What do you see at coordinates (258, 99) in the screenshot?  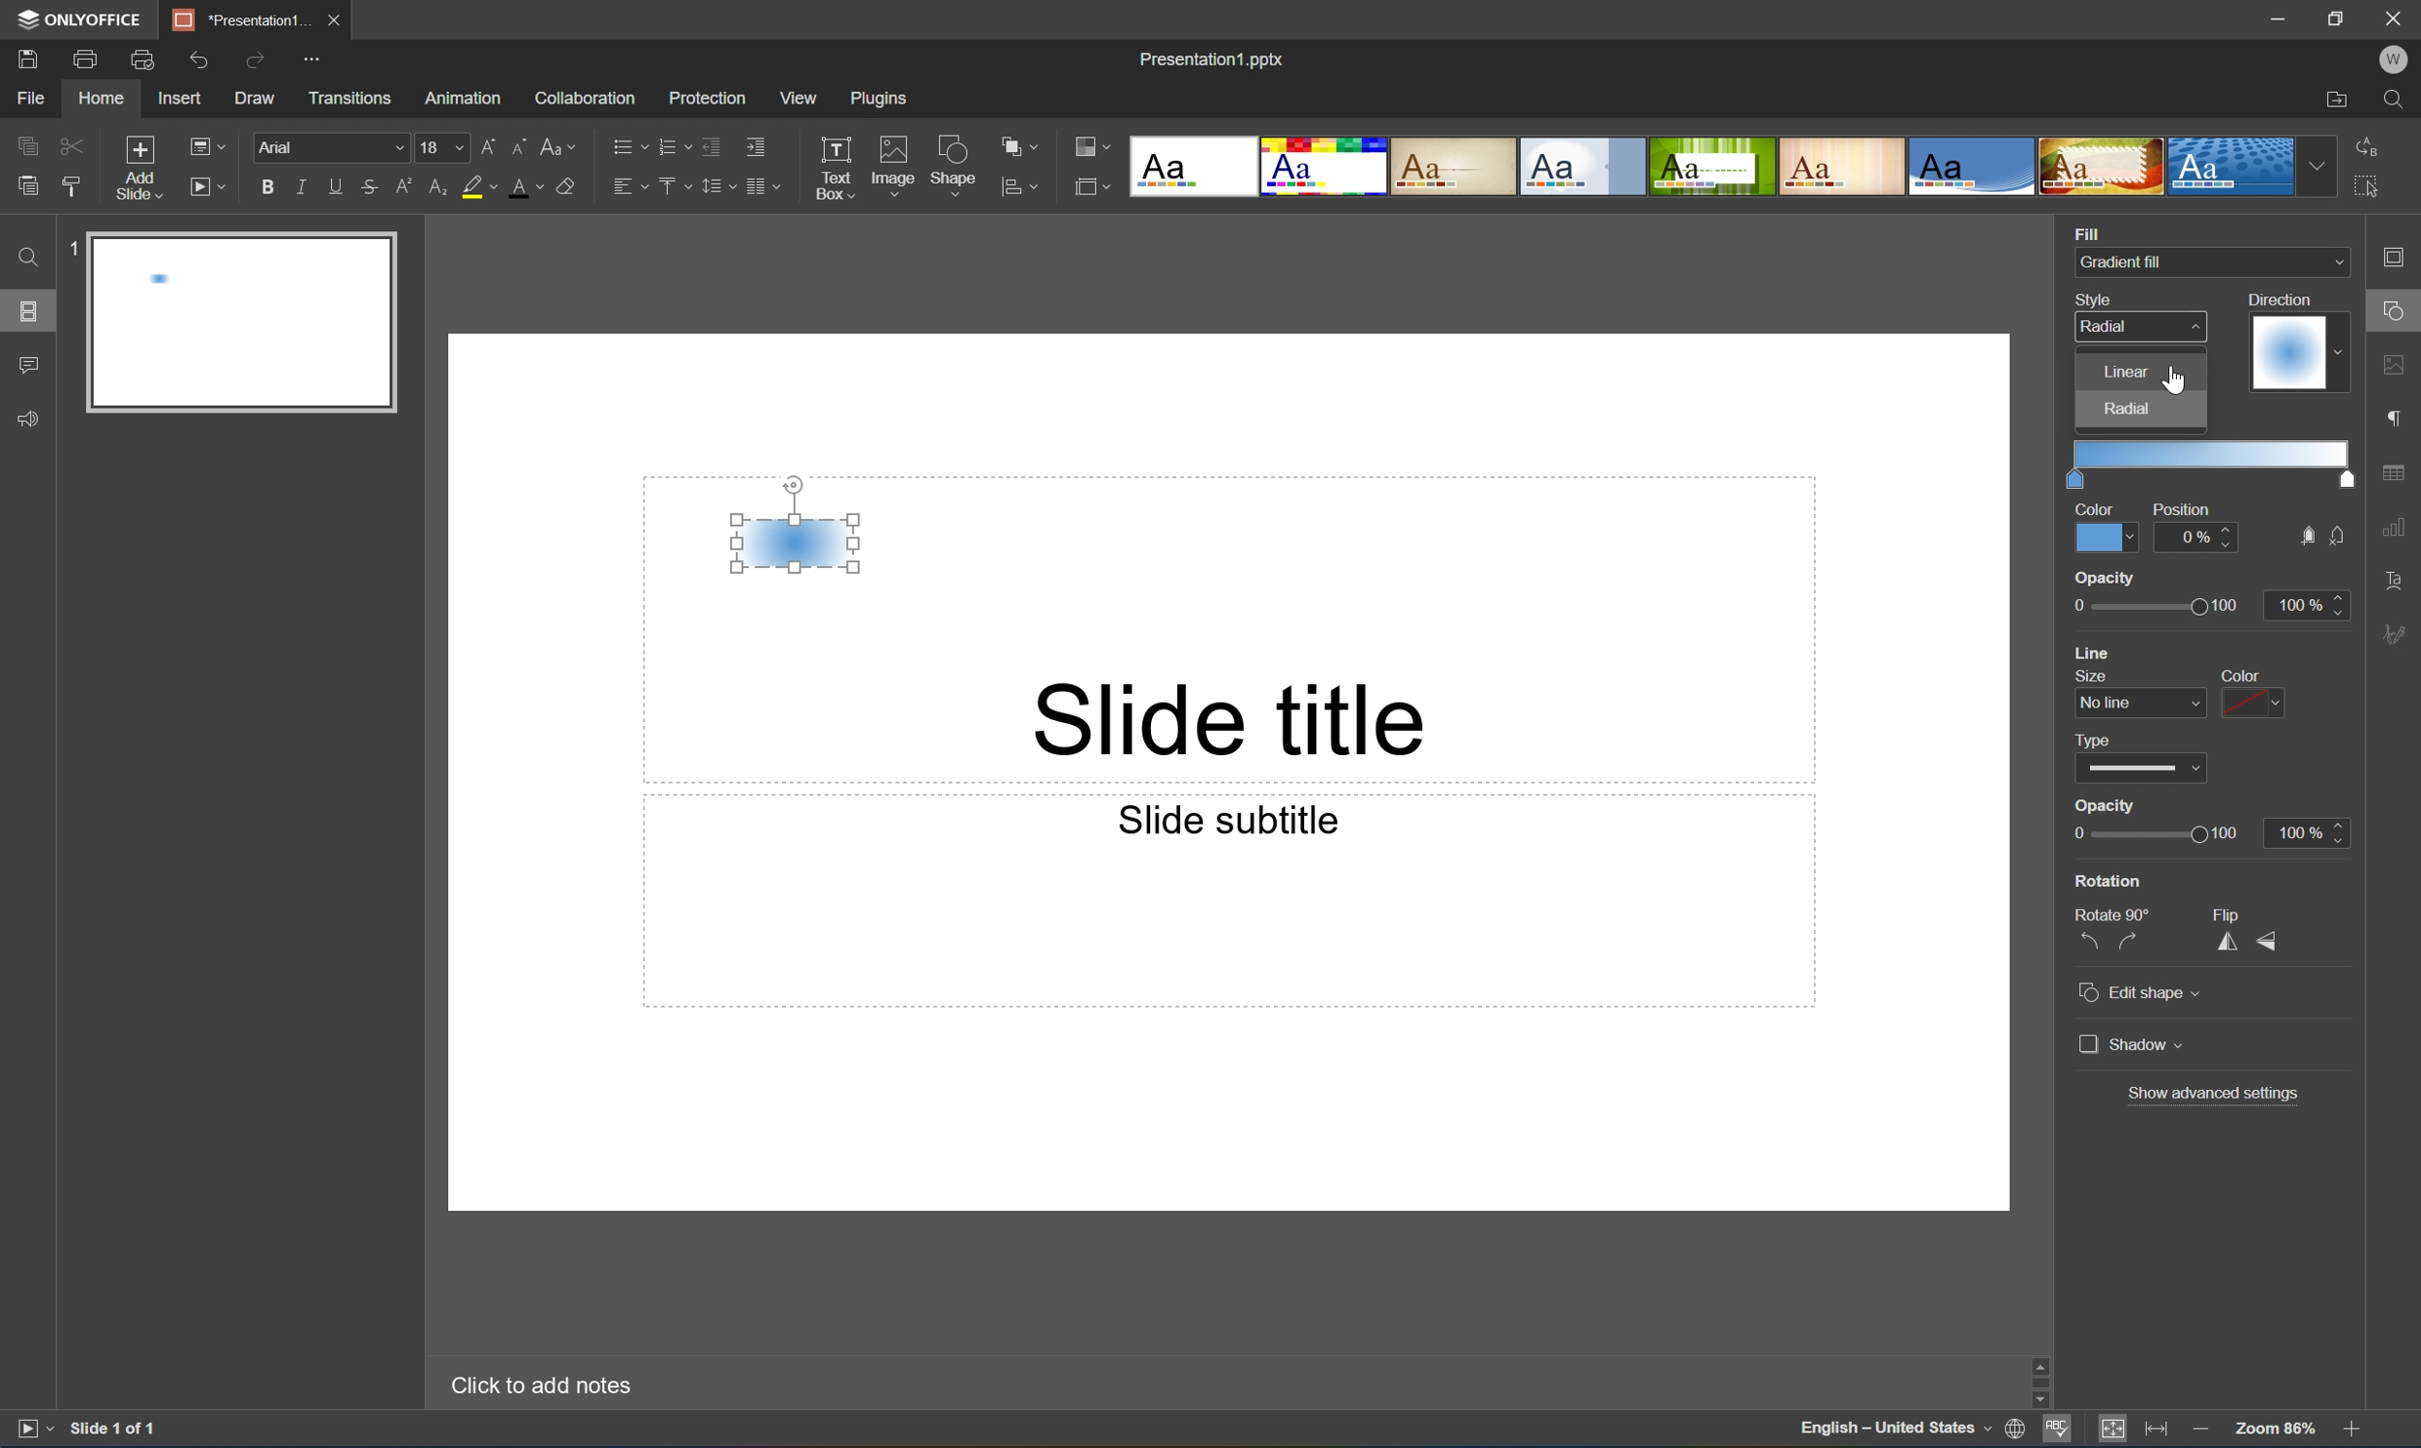 I see `Draw` at bounding box center [258, 99].